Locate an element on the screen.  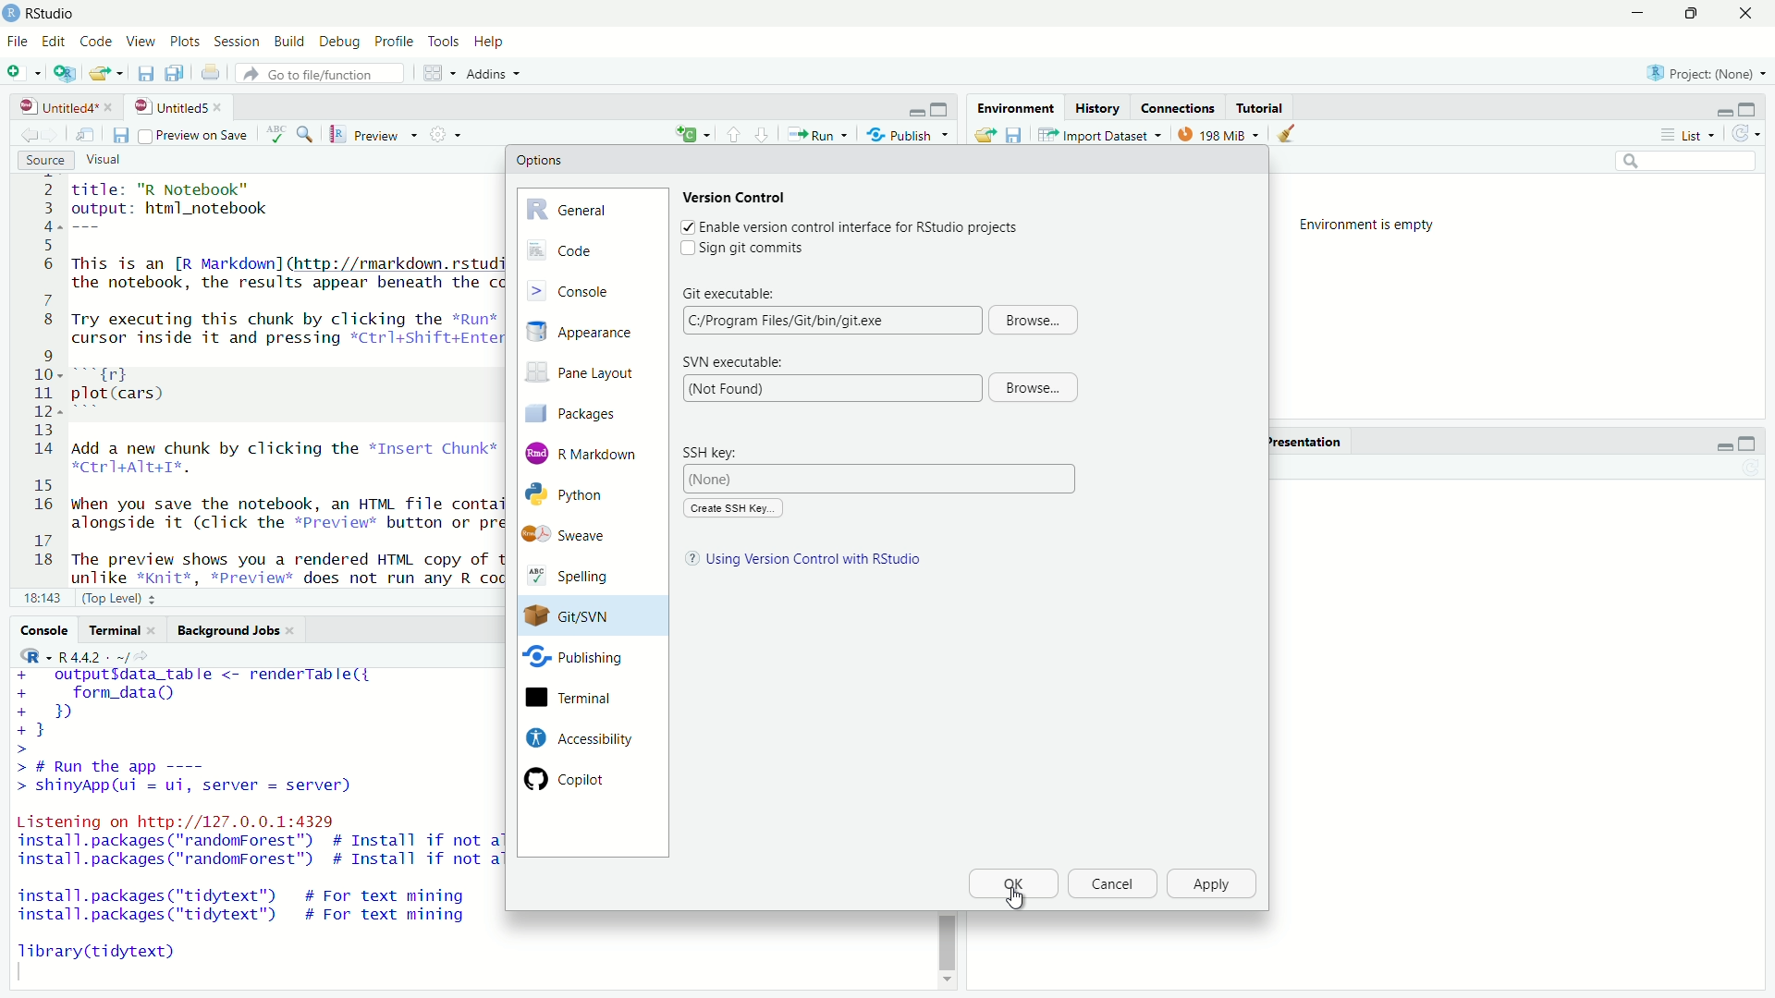
Spelling is located at coordinates (580, 578).